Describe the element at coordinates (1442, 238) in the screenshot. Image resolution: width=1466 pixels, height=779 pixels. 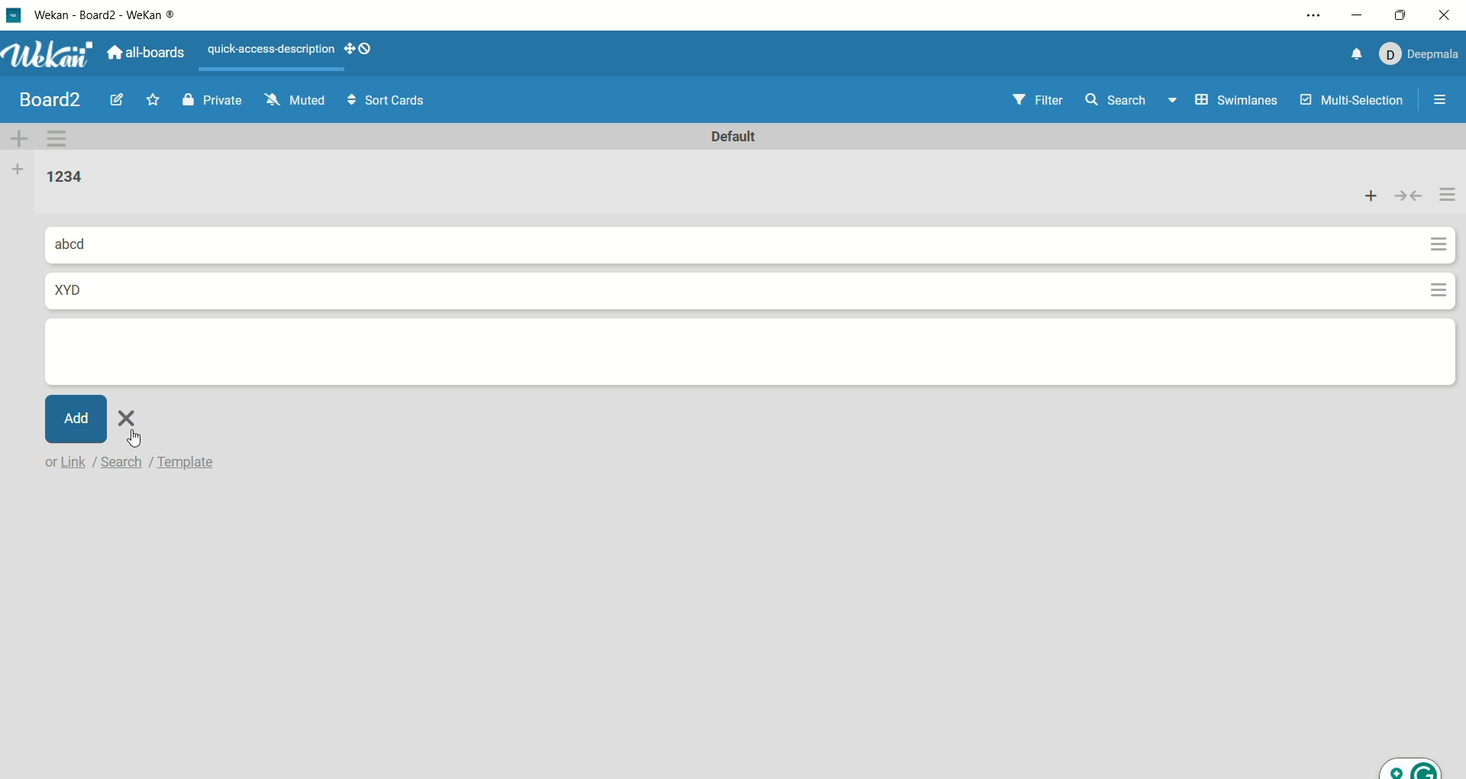
I see `actions` at that location.